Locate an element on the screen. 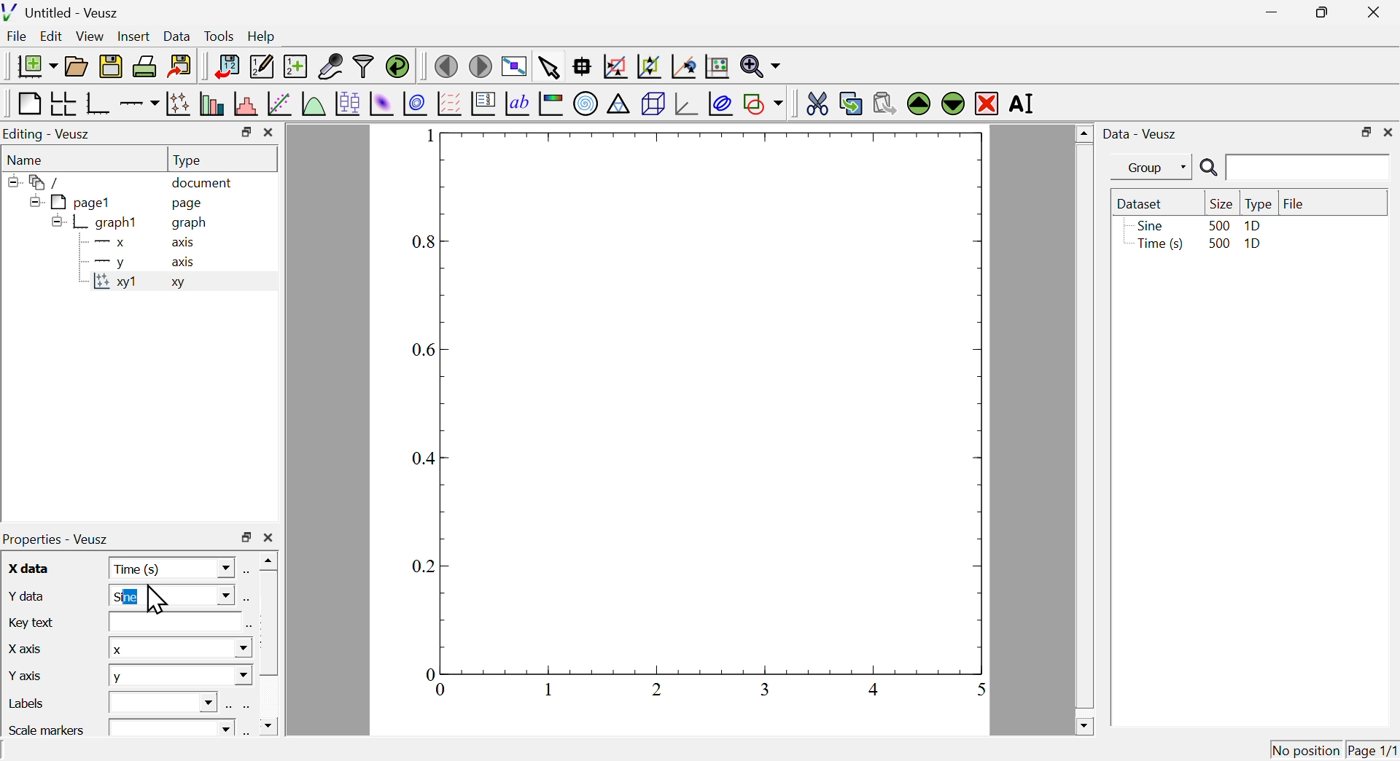 This screenshot has height=761, width=1400. move to the next page is located at coordinates (483, 66).